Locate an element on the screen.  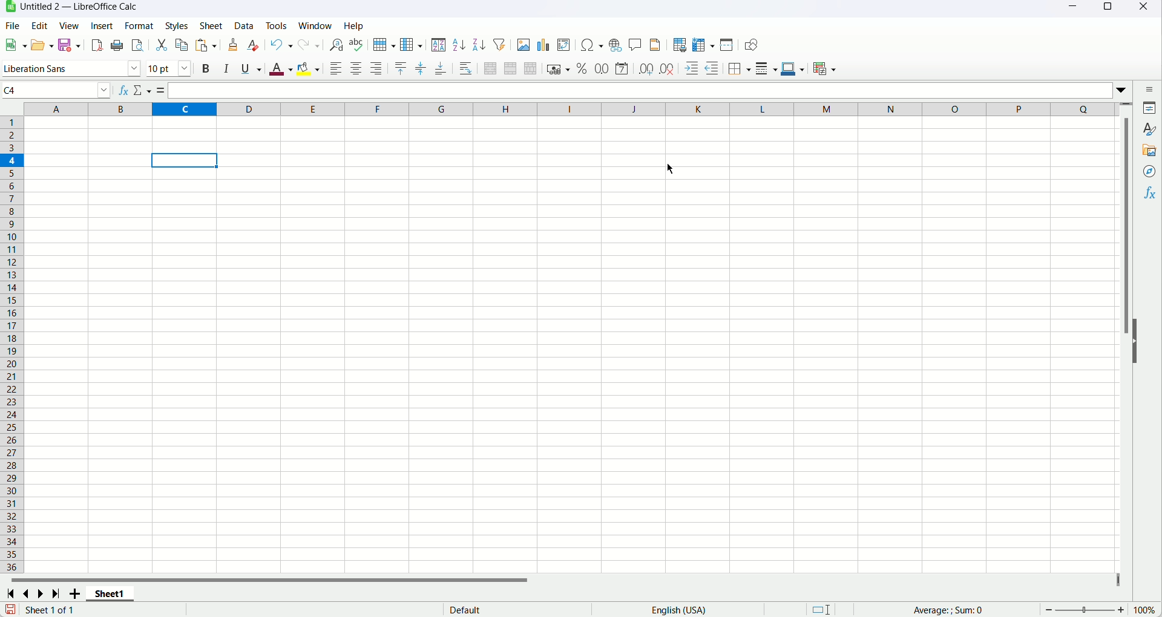
Paste is located at coordinates (206, 45).